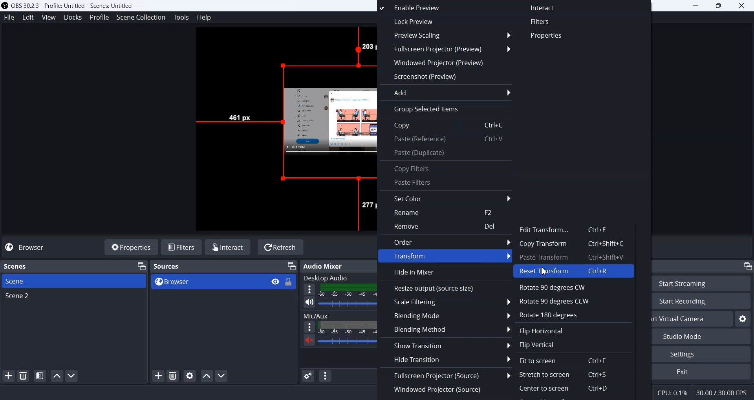 The height and width of the screenshot is (400, 754). What do you see at coordinates (9, 18) in the screenshot?
I see `File` at bounding box center [9, 18].